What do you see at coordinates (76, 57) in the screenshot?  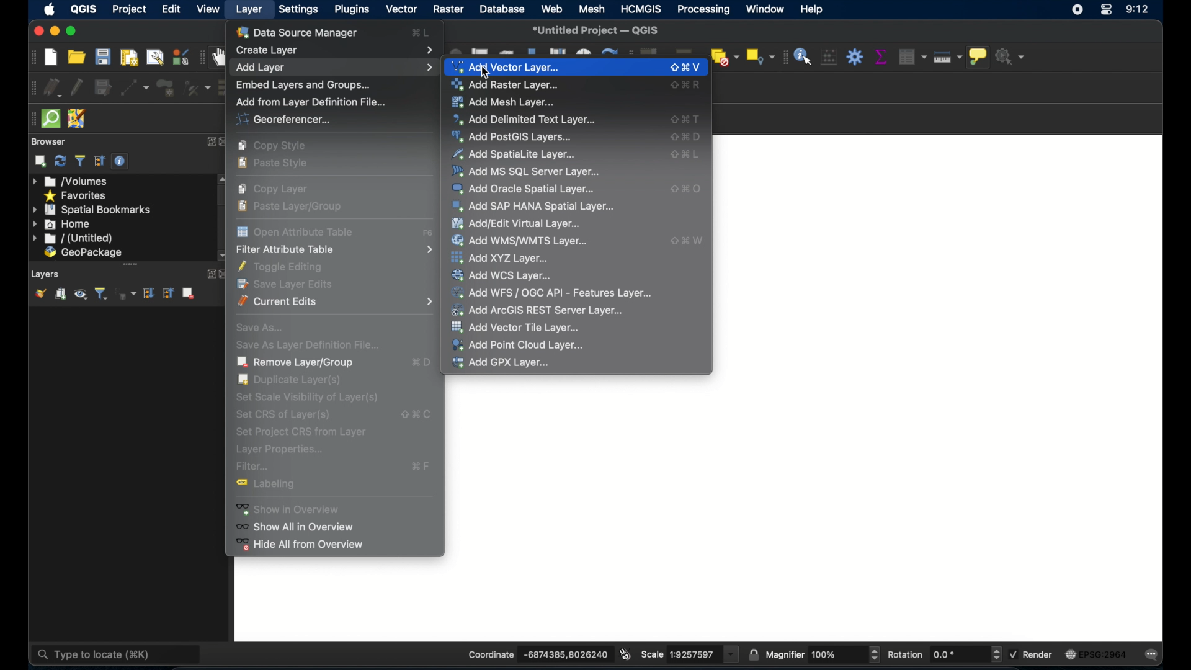 I see `open project` at bounding box center [76, 57].